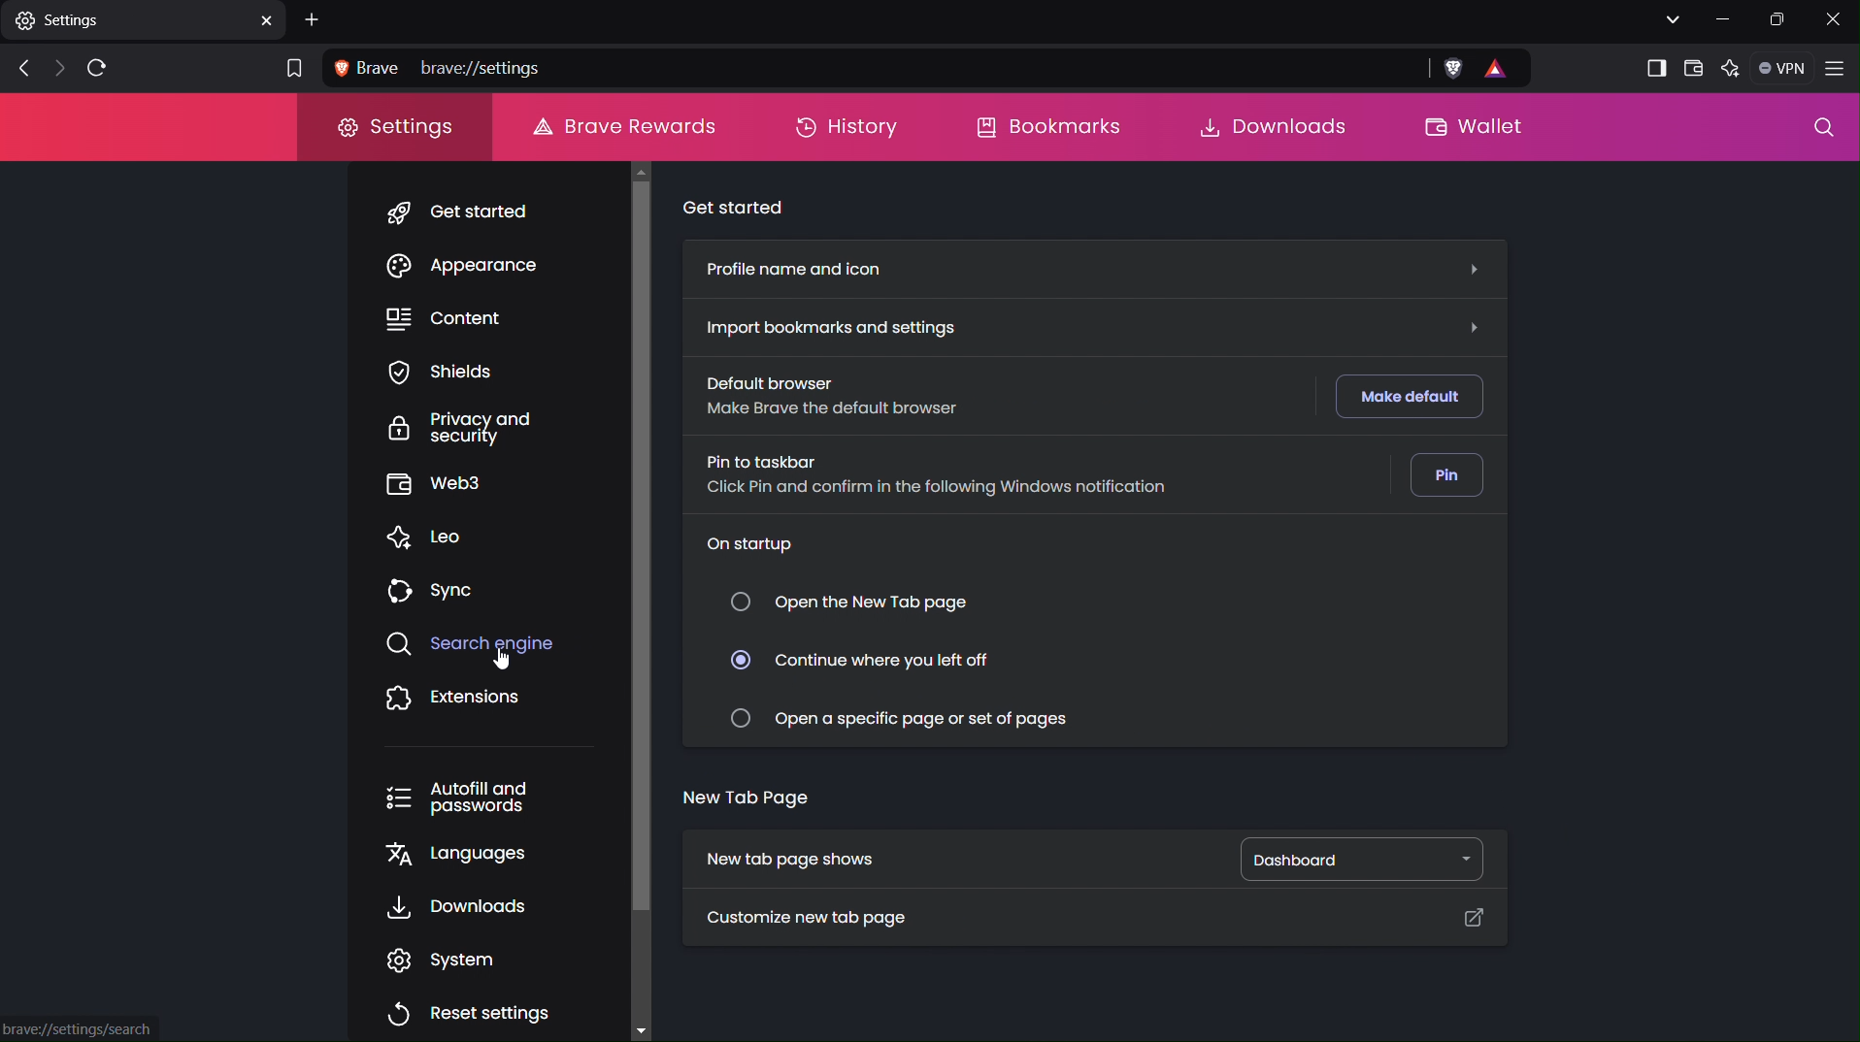 The image size is (1860, 1042). I want to click on Open the new Tab page, so click(851, 601).